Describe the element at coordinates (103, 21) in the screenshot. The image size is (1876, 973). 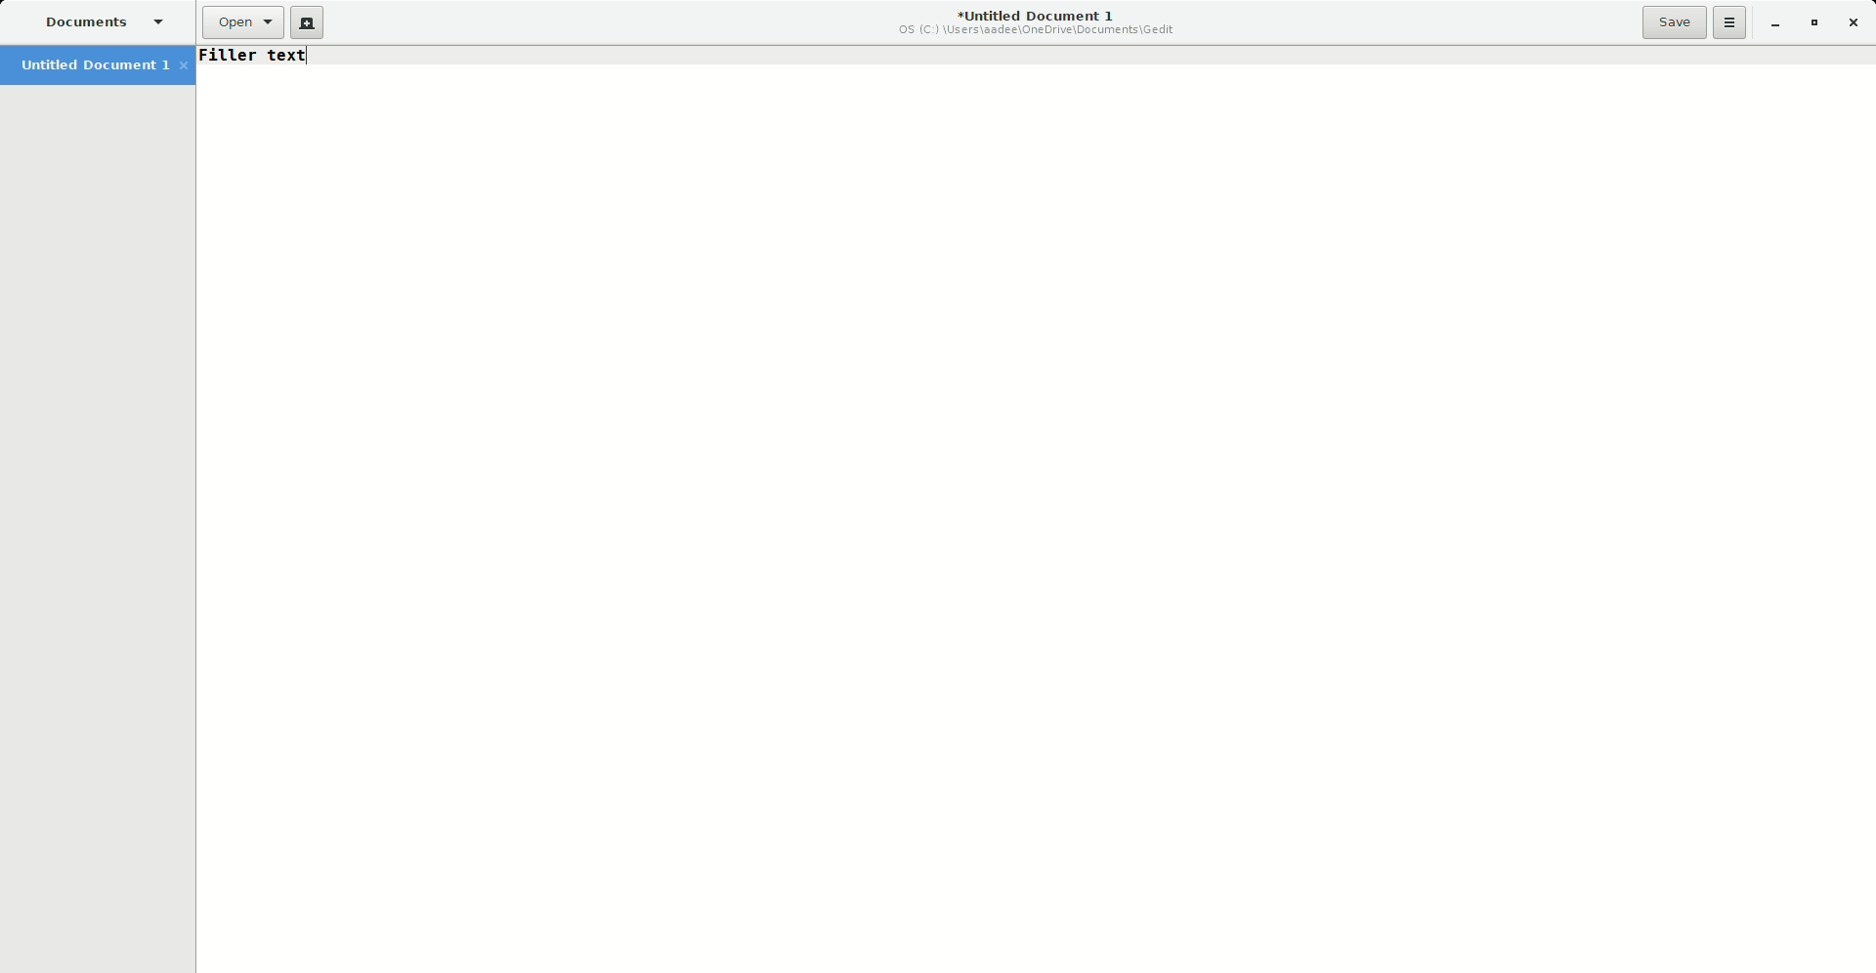
I see `Documents` at that location.